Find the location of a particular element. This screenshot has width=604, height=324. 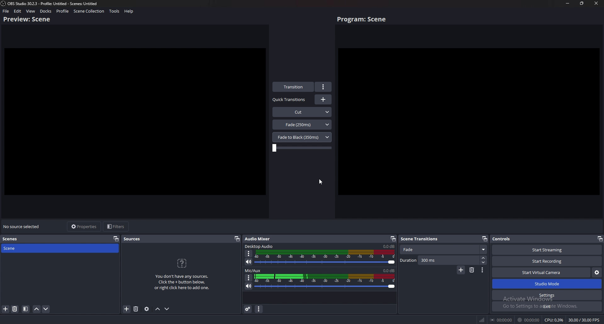

Add scene transitions is located at coordinates (461, 270).